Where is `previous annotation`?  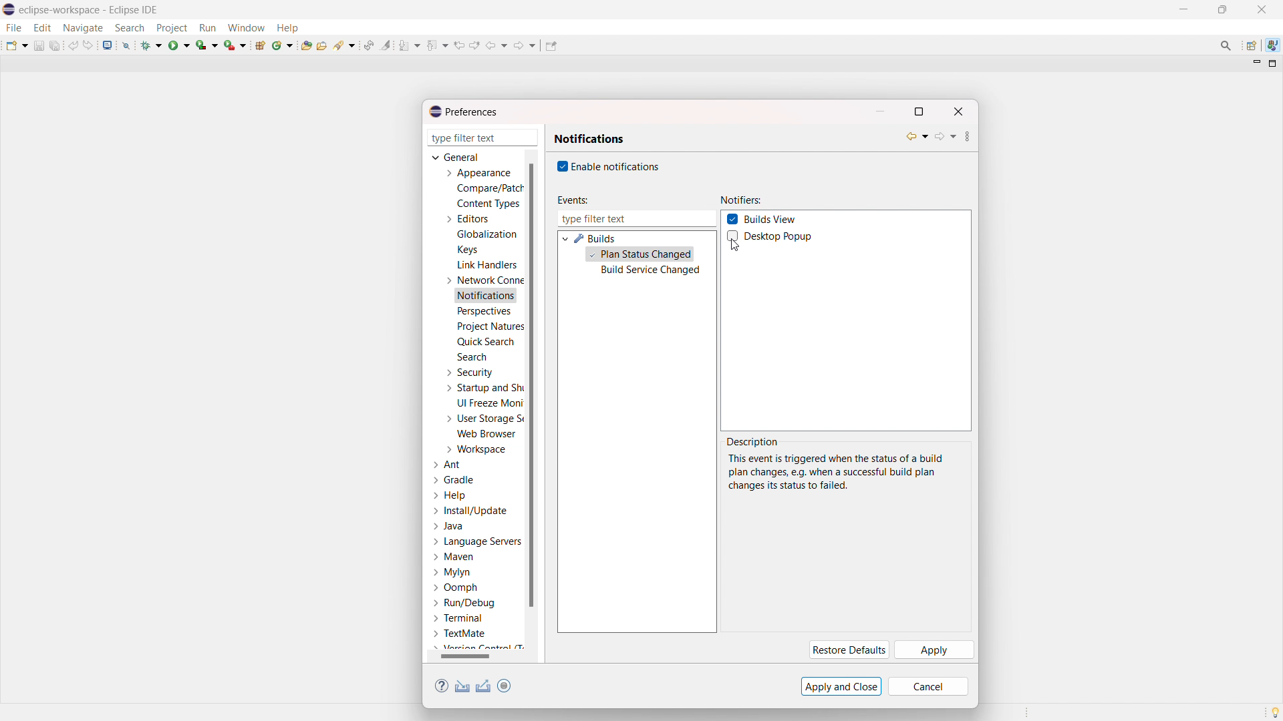 previous annotation is located at coordinates (437, 45).